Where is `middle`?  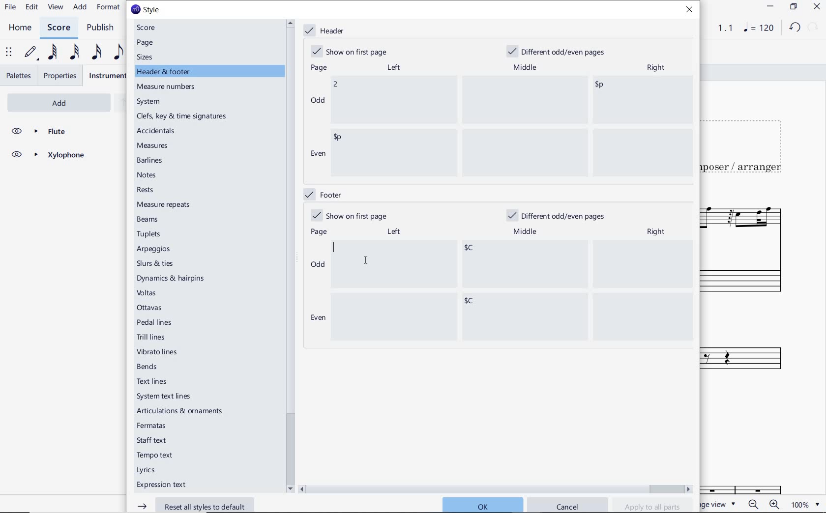
middle is located at coordinates (527, 232).